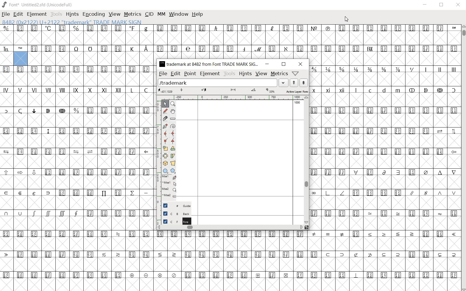 This screenshot has width=466, height=291. I want to click on symbols, so click(385, 203).